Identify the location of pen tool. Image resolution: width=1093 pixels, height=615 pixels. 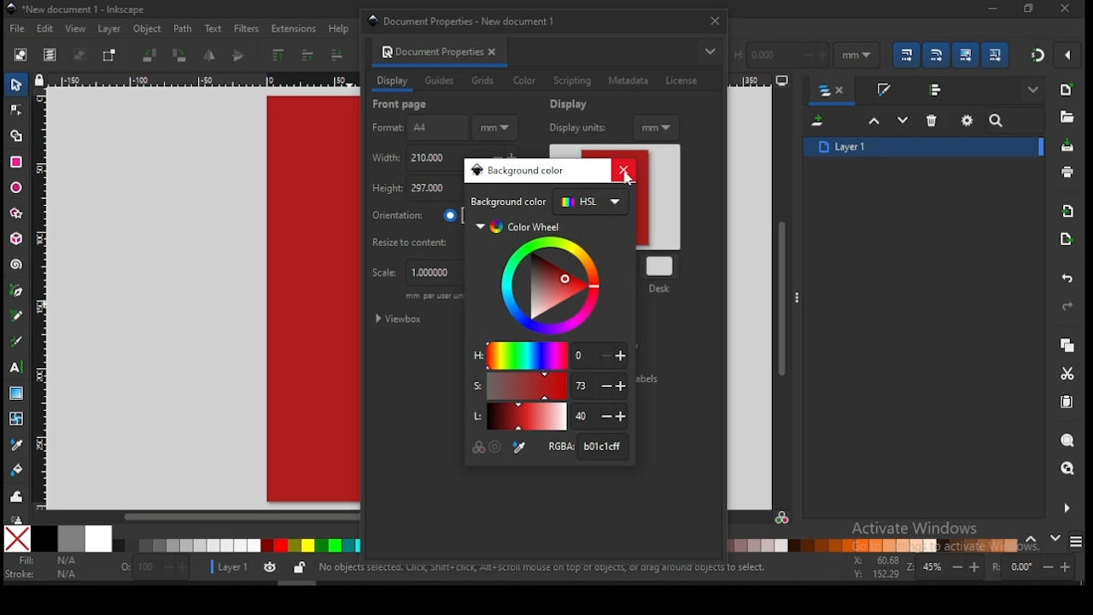
(17, 291).